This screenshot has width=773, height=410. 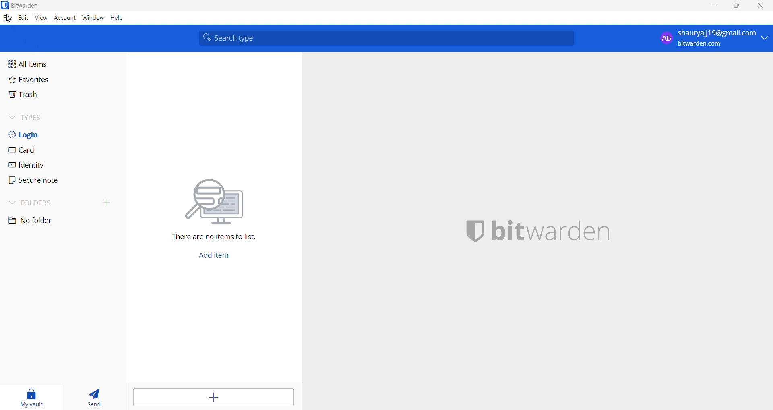 I want to click on there are no items to list , so click(x=218, y=203).